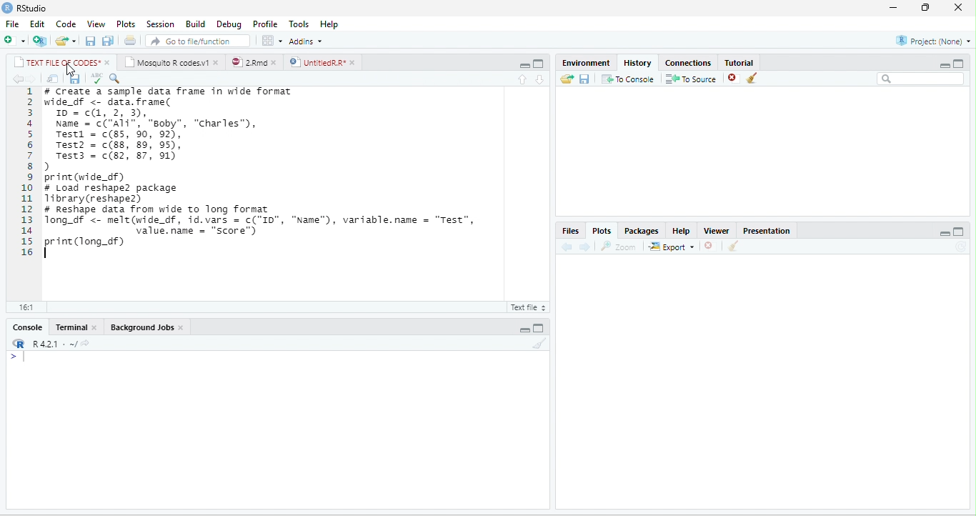 The width and height of the screenshot is (976, 516). What do you see at coordinates (739, 62) in the screenshot?
I see `Tutorial` at bounding box center [739, 62].